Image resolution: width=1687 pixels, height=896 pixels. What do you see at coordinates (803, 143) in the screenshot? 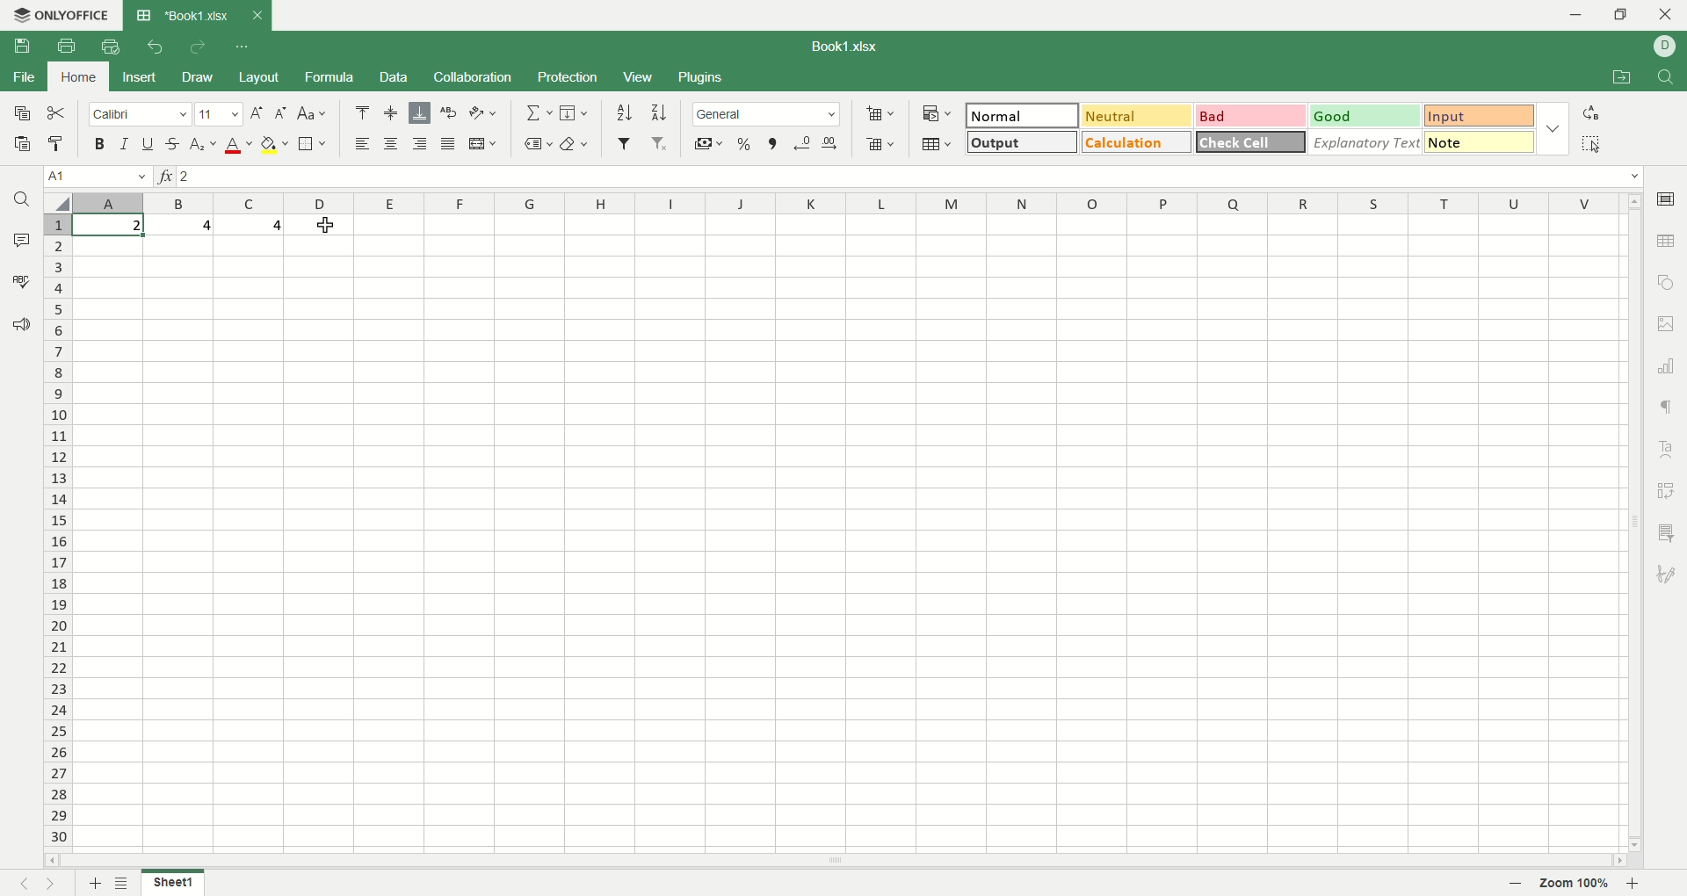
I see `decrease decimal` at bounding box center [803, 143].